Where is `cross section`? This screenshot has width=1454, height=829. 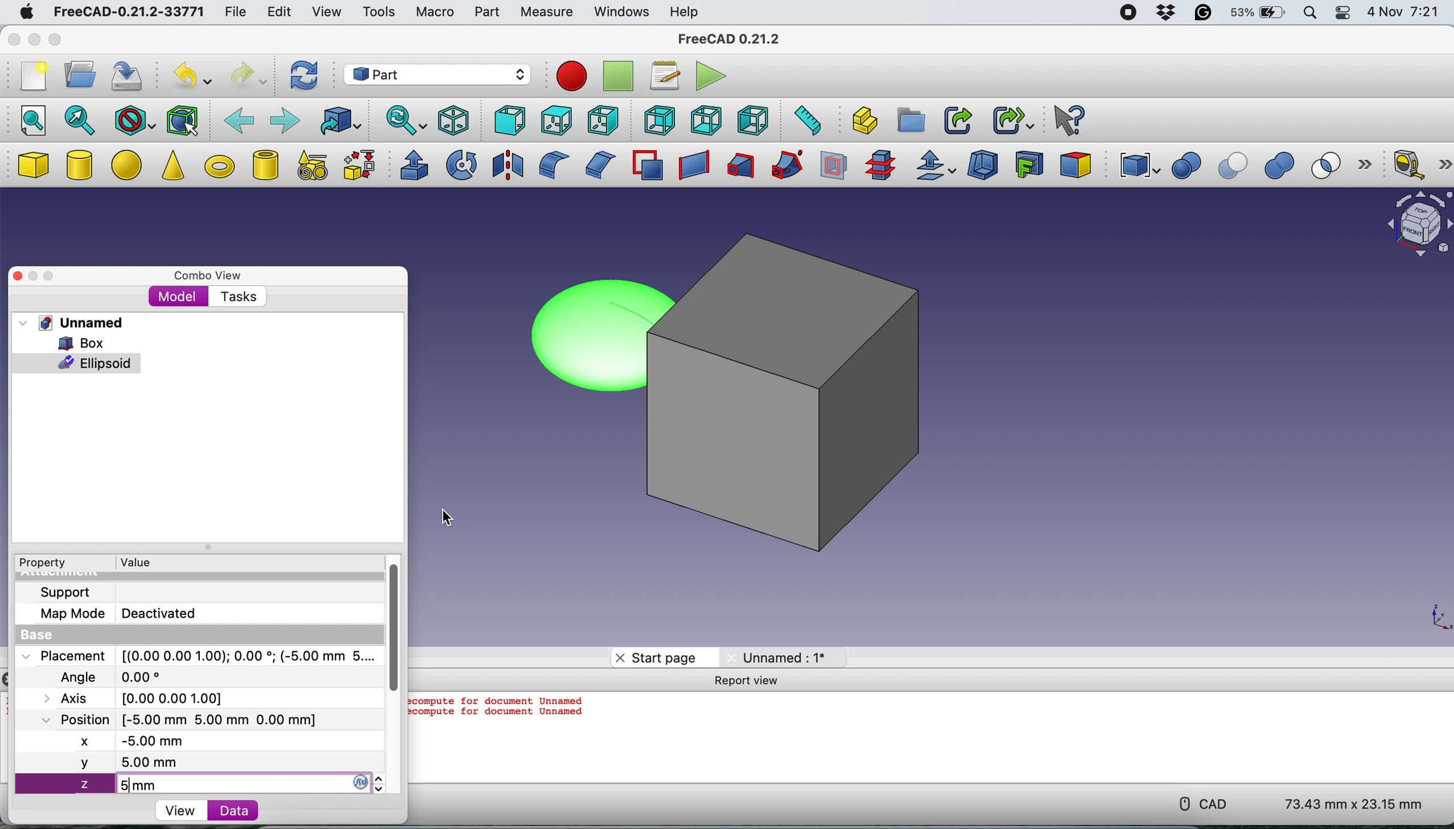
cross section is located at coordinates (880, 166).